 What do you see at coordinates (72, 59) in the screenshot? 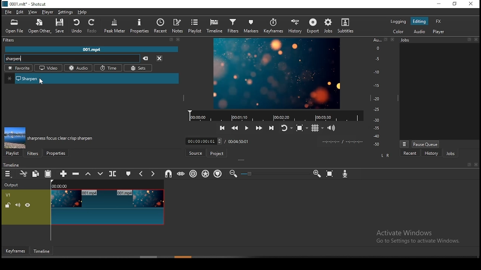
I see `search filters` at bounding box center [72, 59].